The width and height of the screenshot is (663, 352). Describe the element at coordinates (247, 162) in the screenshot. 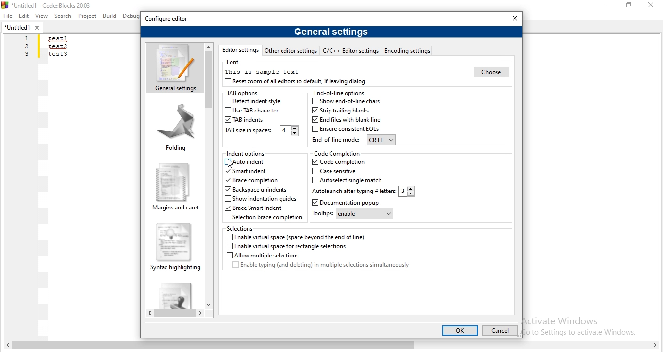

I see `Auto indent` at that location.